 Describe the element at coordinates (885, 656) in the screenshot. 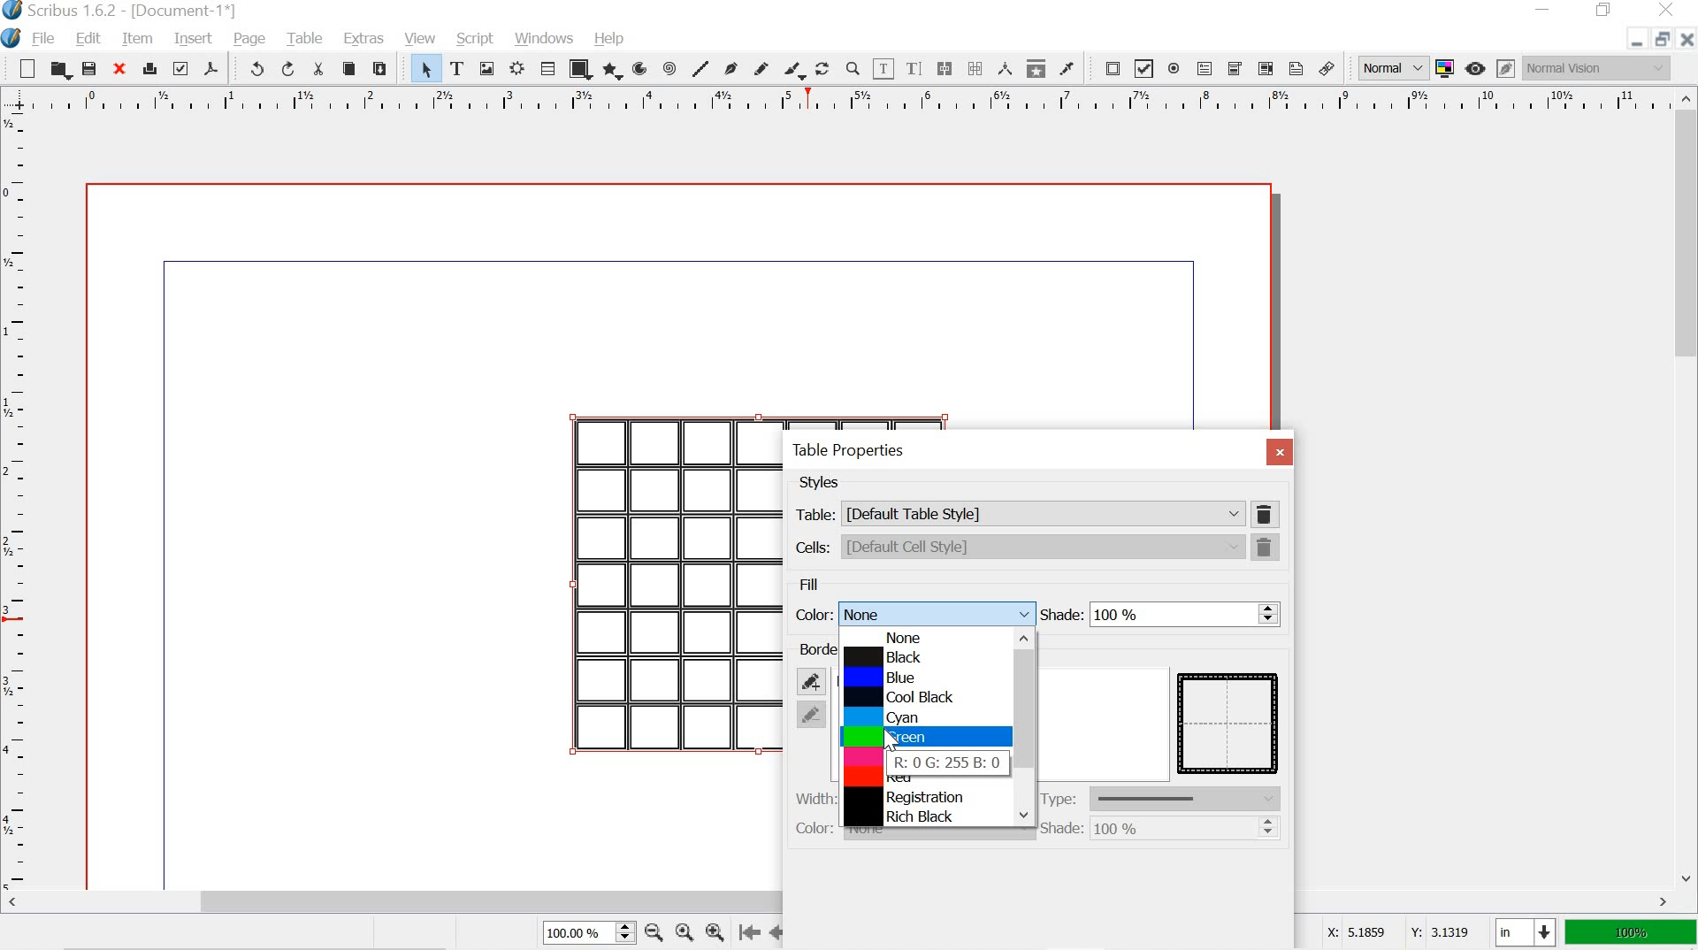

I see `black` at that location.